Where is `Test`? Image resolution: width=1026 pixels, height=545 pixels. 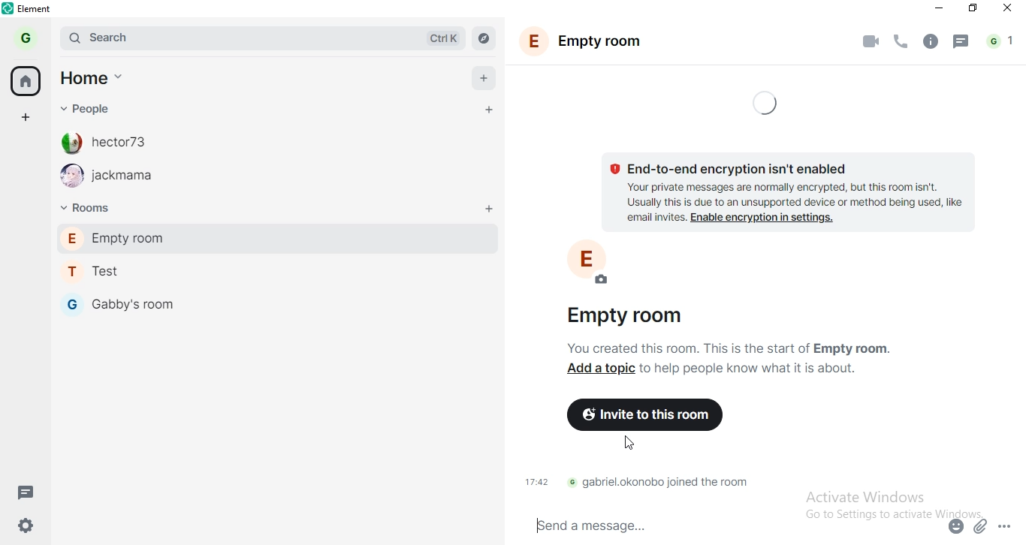 Test is located at coordinates (104, 273).